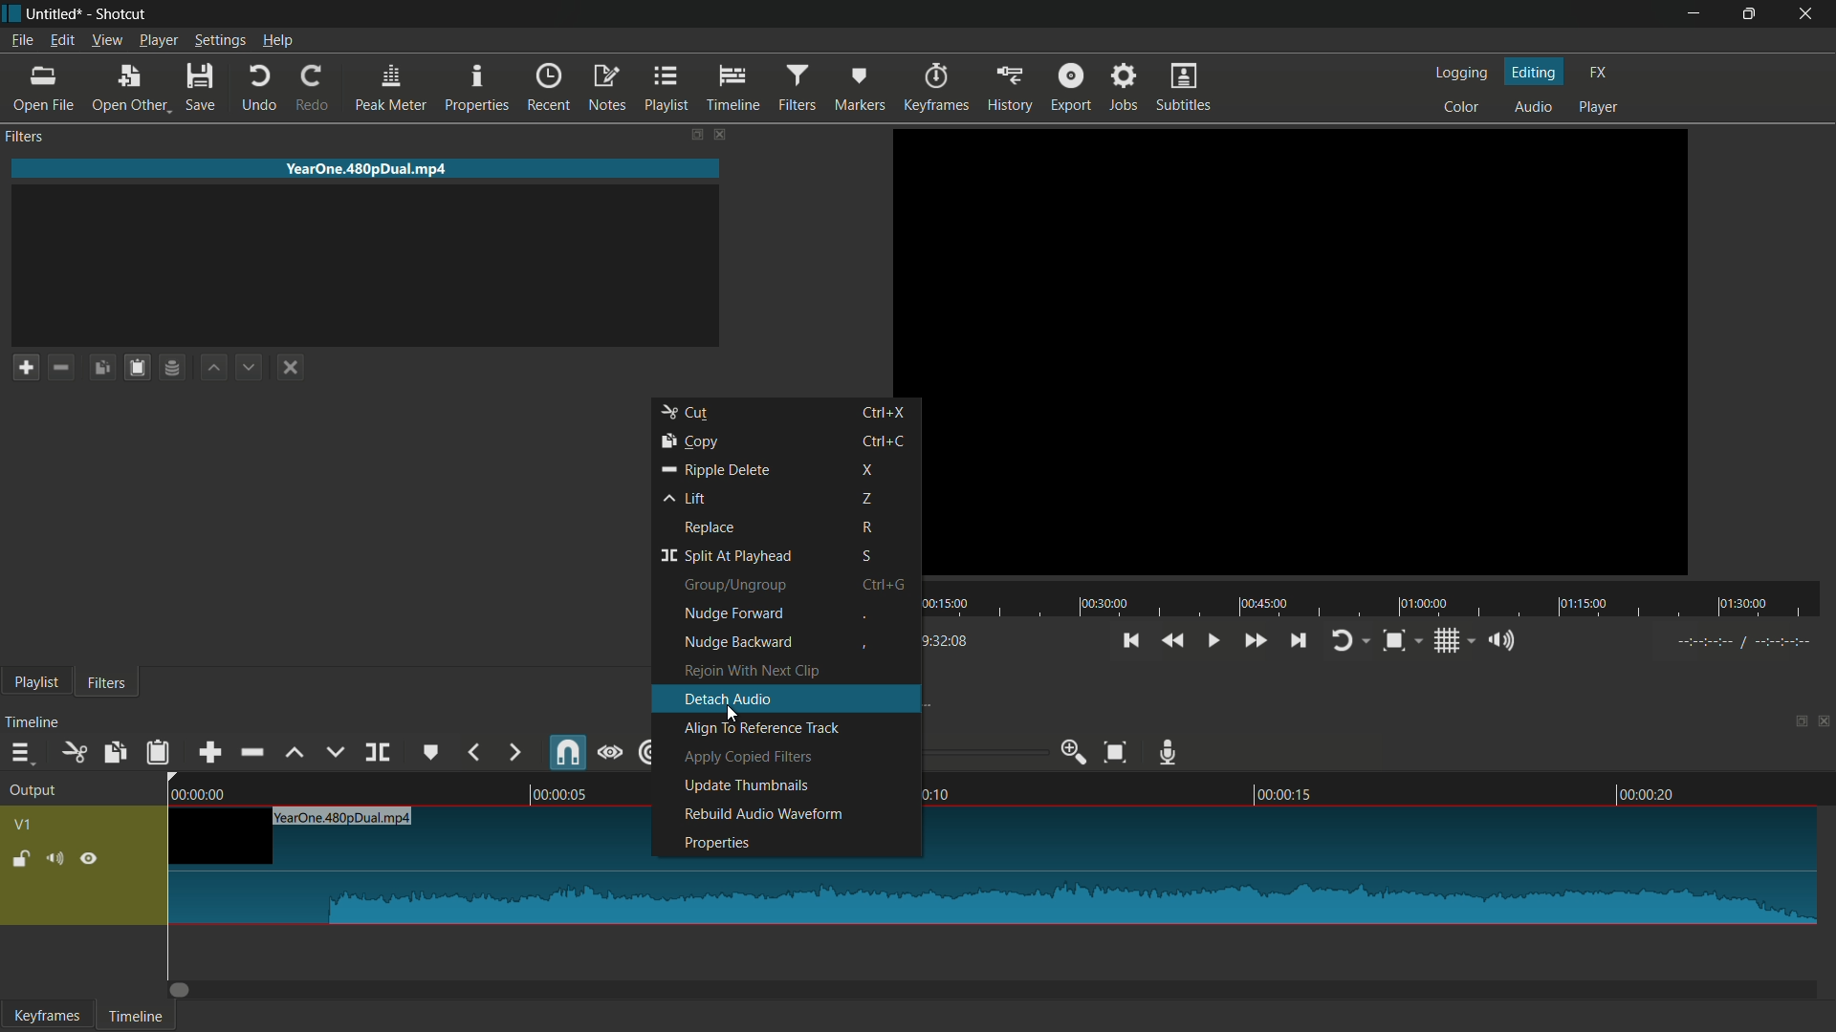  Describe the element at coordinates (476, 89) in the screenshot. I see `properties` at that location.